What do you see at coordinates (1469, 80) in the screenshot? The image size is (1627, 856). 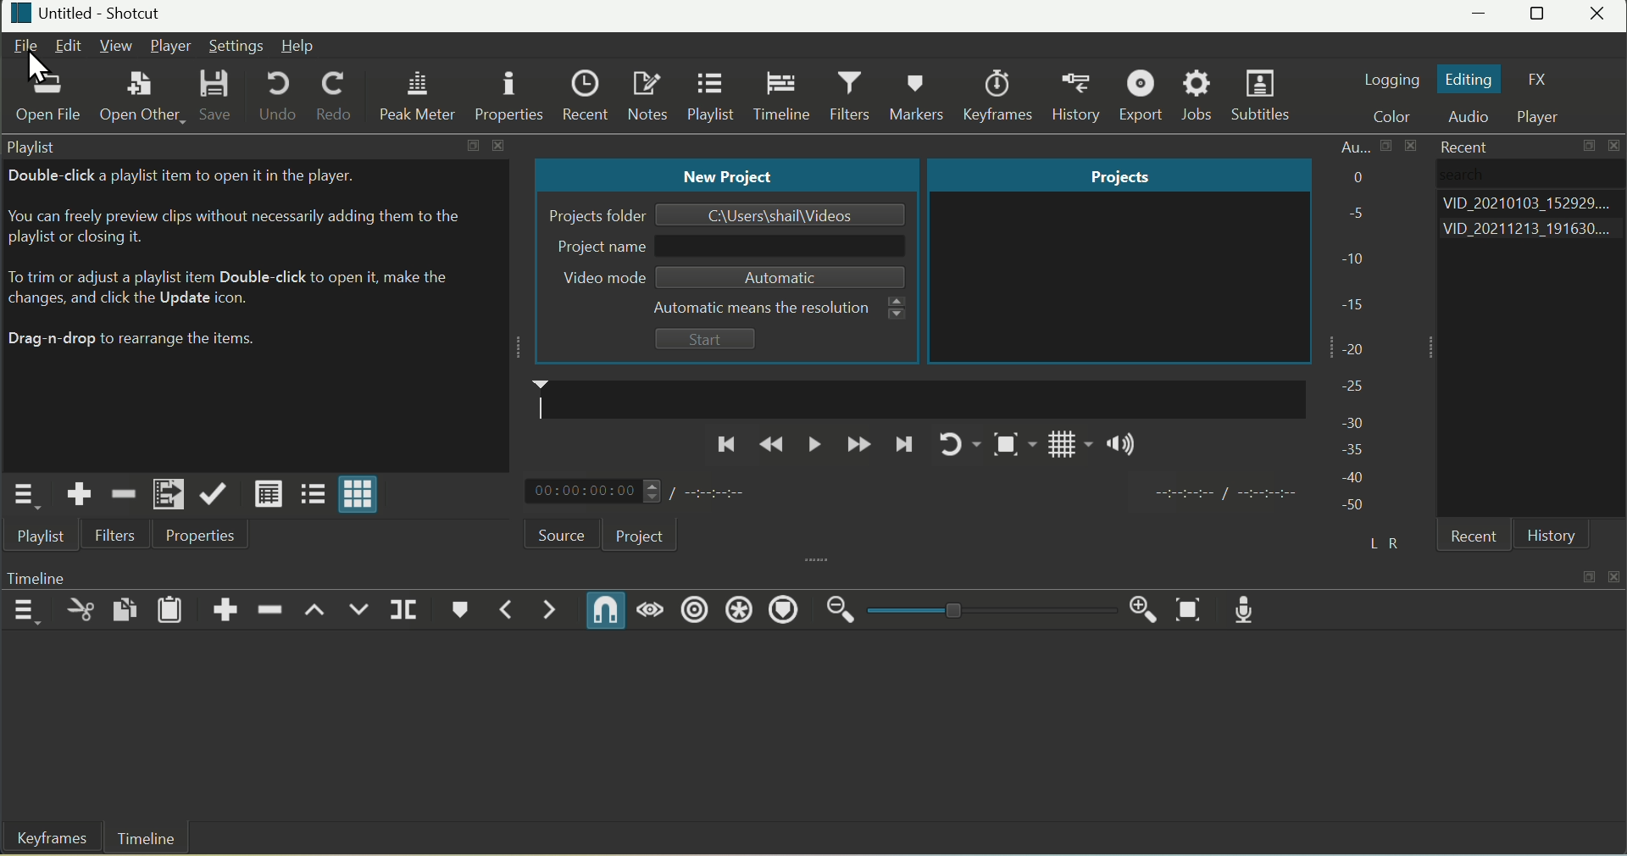 I see `Editing` at bounding box center [1469, 80].